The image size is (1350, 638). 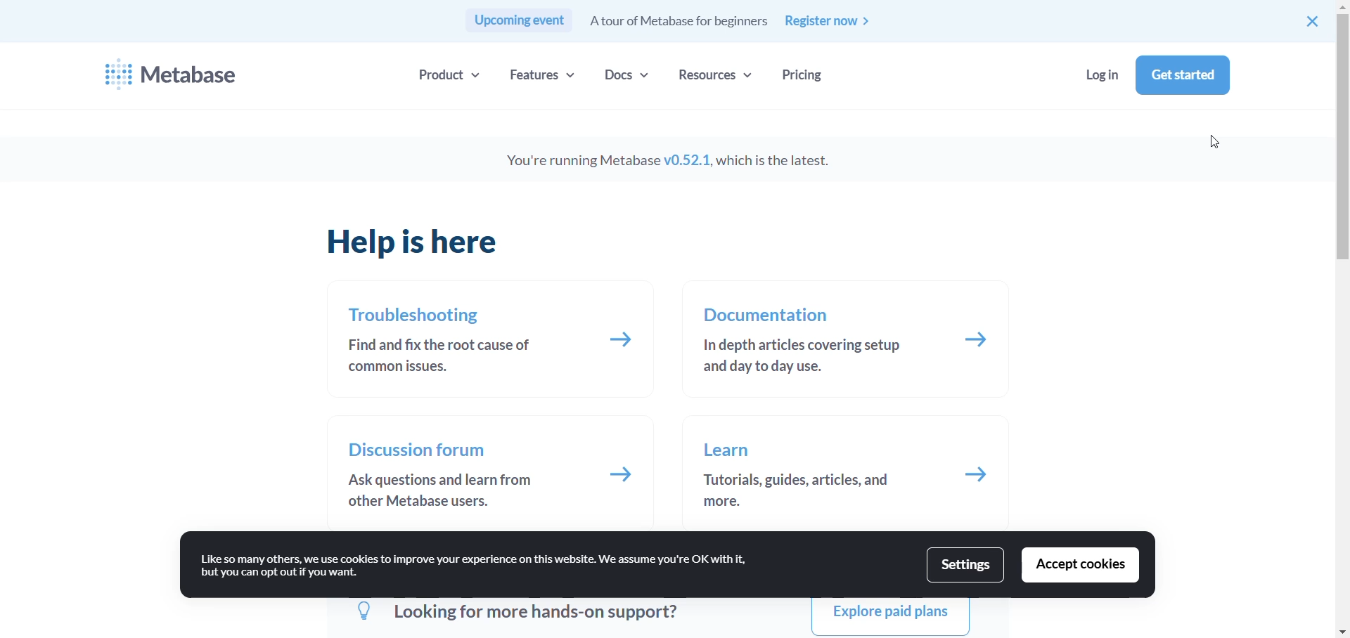 I want to click on docs, so click(x=625, y=74).